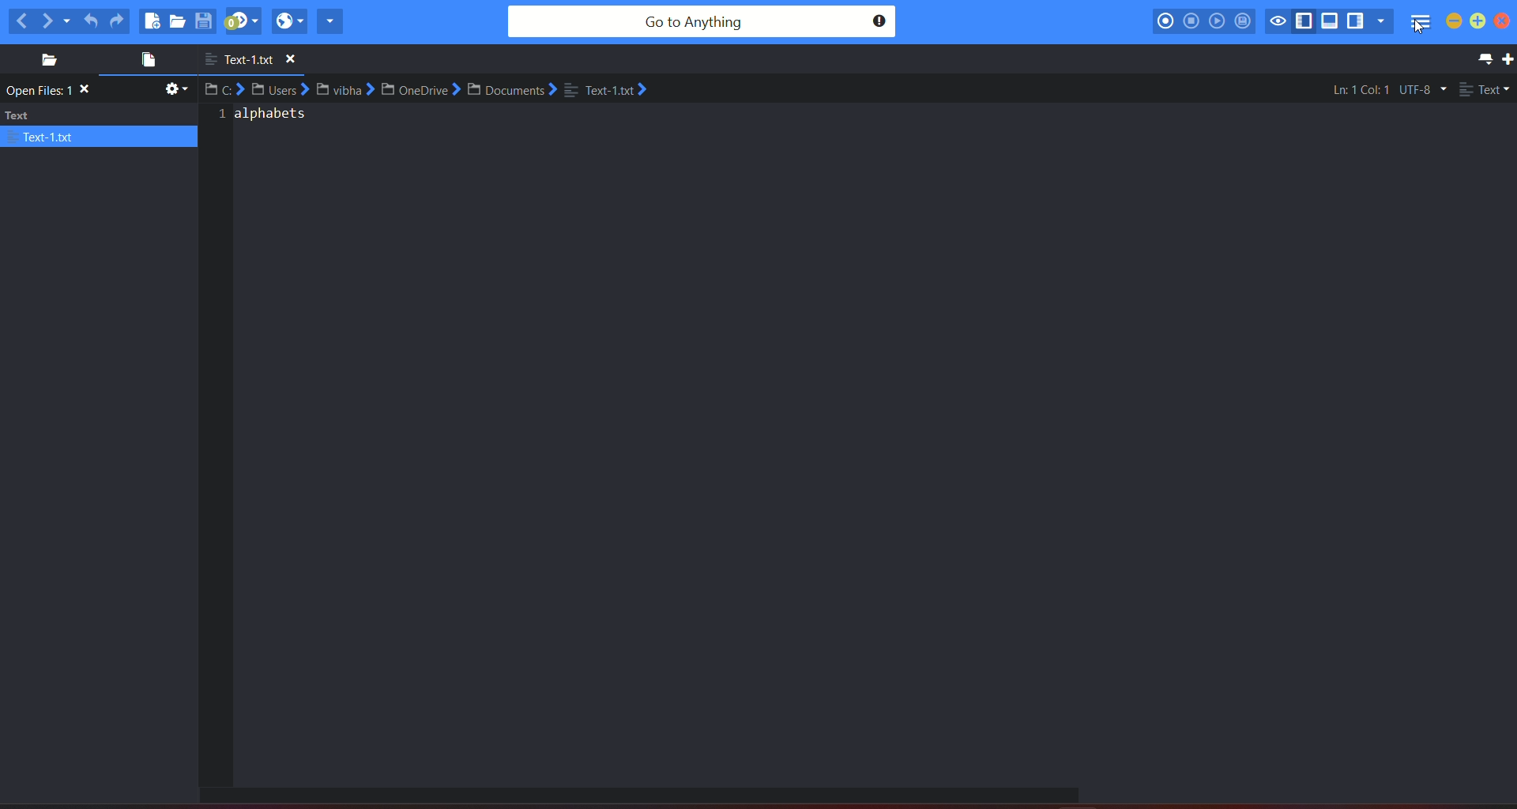 This screenshot has width=1517, height=809. Describe the element at coordinates (1356, 89) in the screenshot. I see `Ln:1 Col:1` at that location.